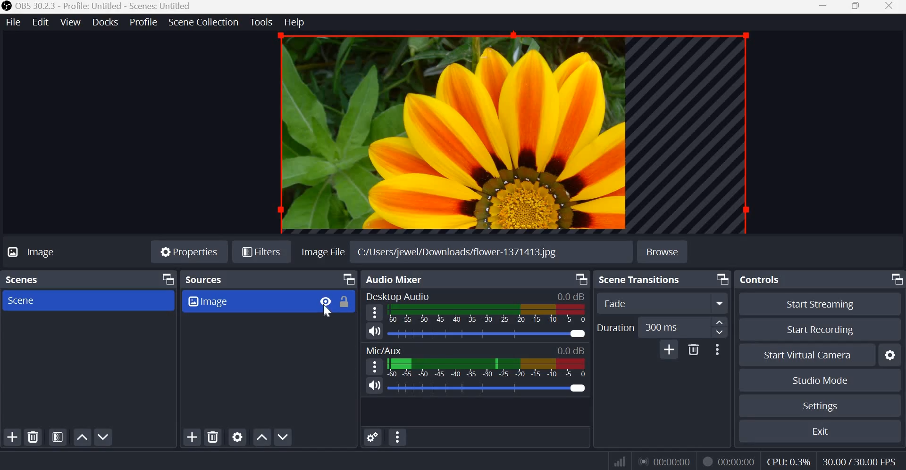 The image size is (906, 470). I want to click on Add Transition, so click(670, 349).